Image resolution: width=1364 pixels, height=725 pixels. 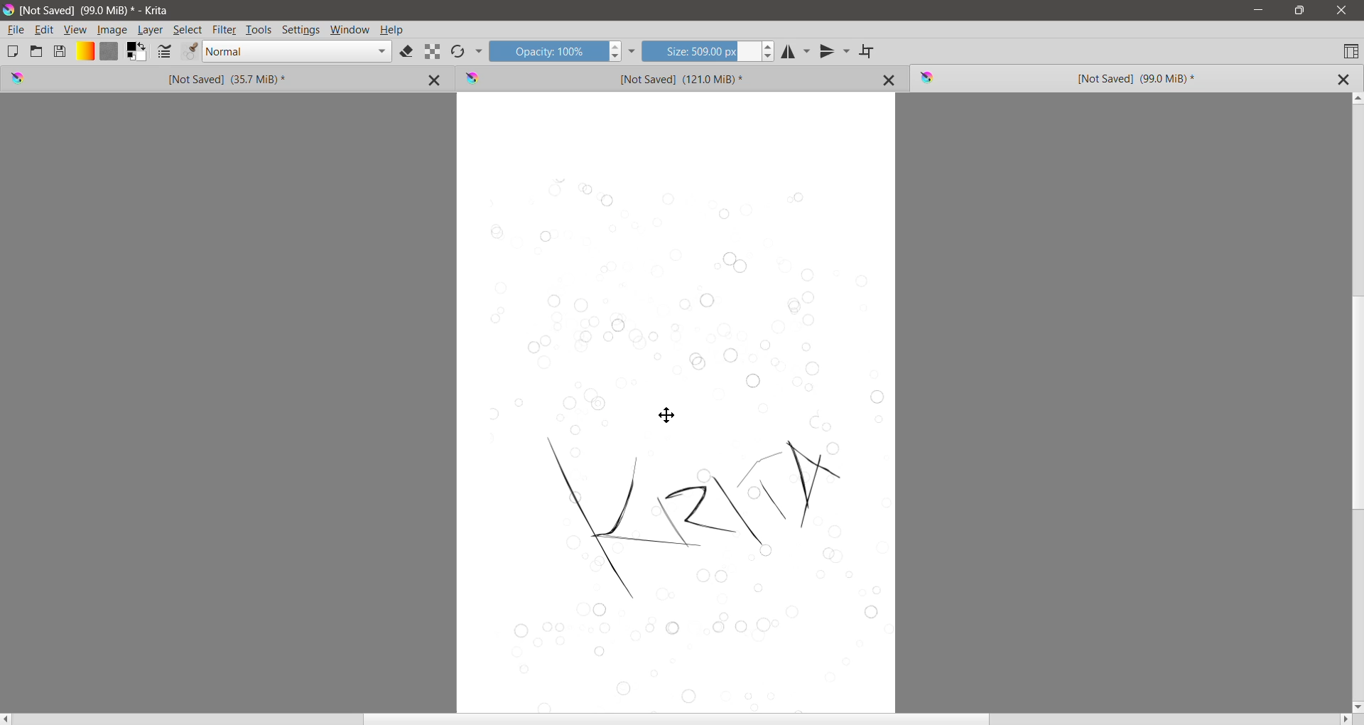 I want to click on Fill Gradients, so click(x=85, y=52).